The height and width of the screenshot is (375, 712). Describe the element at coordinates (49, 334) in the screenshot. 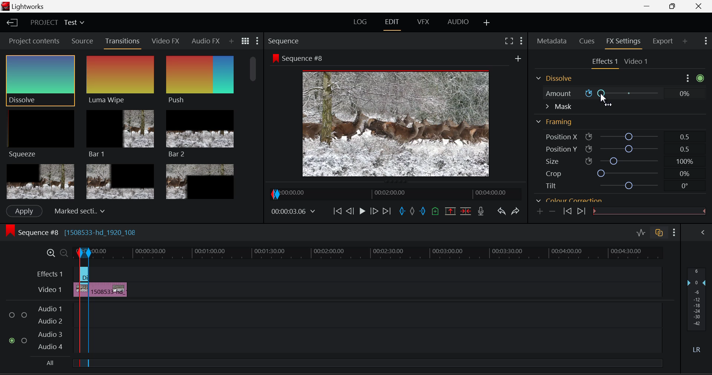

I see `Audio 3` at that location.